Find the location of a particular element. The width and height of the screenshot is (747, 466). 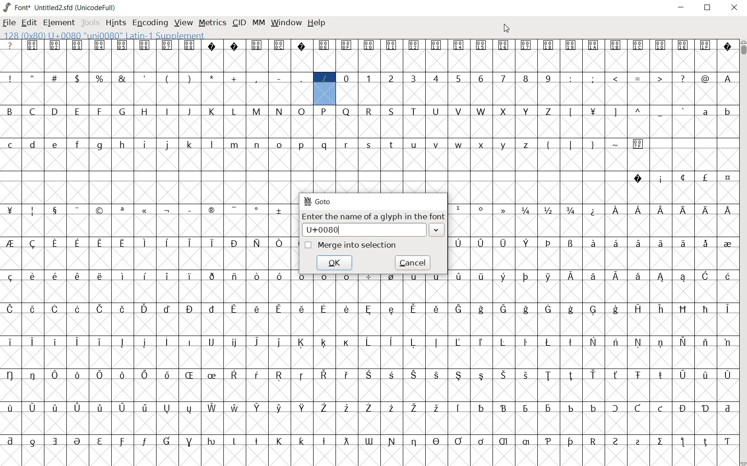

glyph is located at coordinates (526, 309).